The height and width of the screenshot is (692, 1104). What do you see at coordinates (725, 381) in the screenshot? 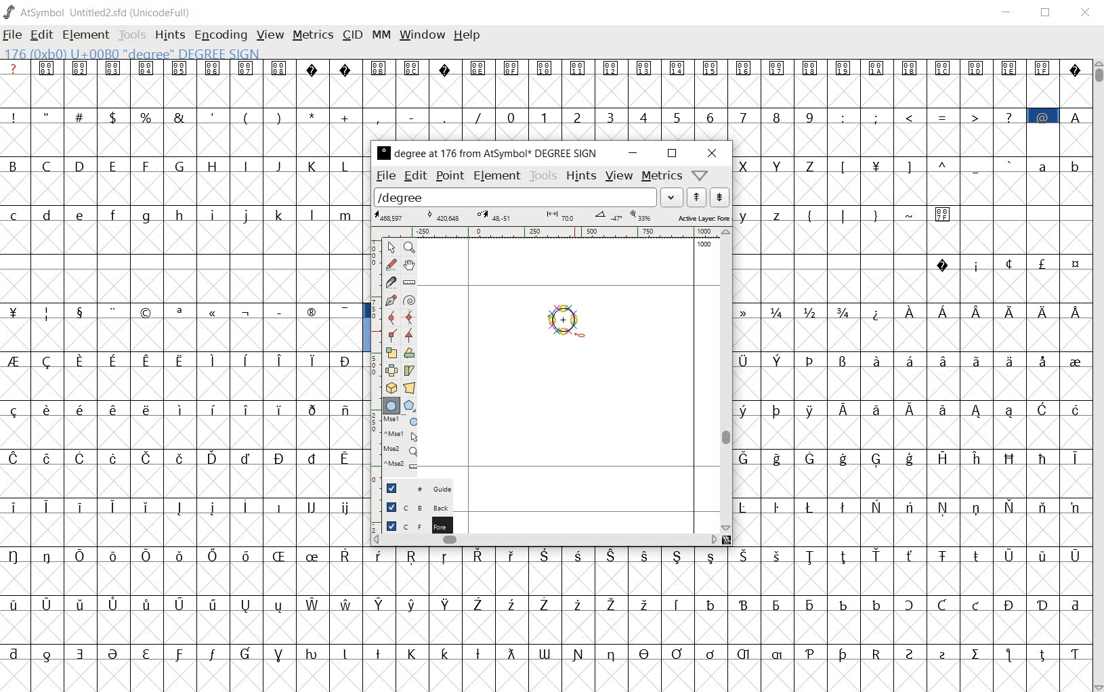
I see `scrollbar` at bounding box center [725, 381].